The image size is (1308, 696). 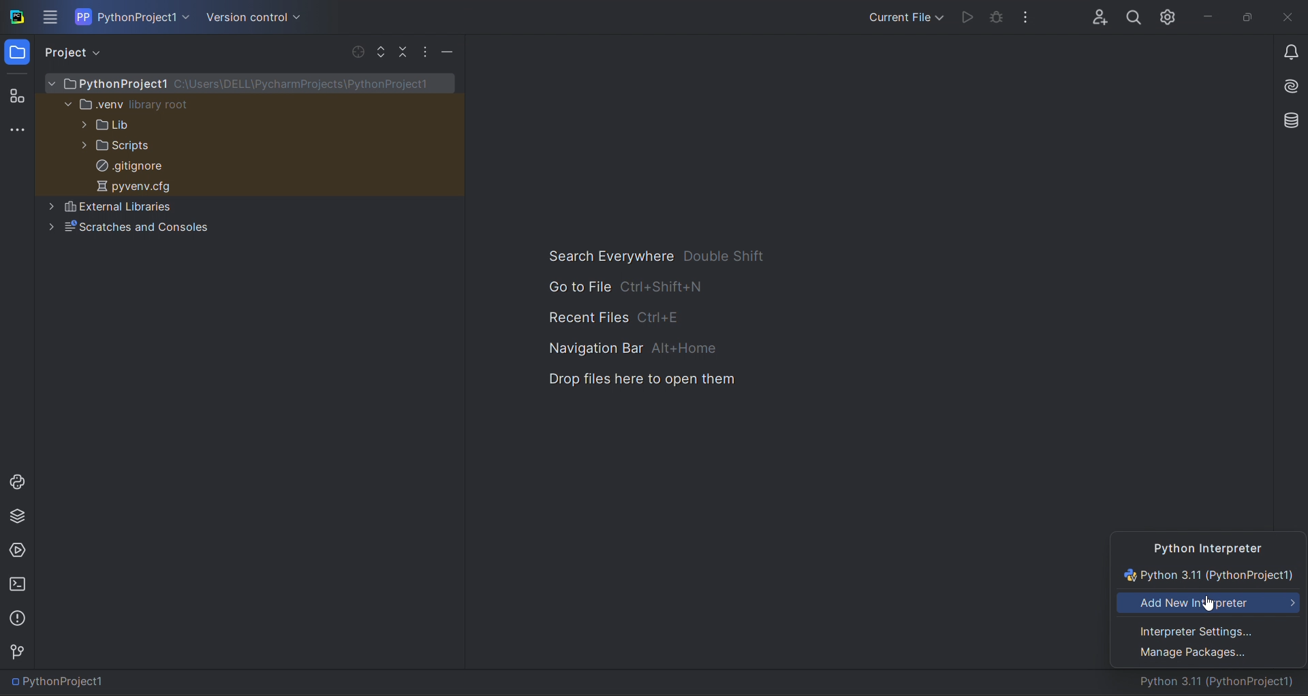 What do you see at coordinates (1287, 119) in the screenshot?
I see `database` at bounding box center [1287, 119].